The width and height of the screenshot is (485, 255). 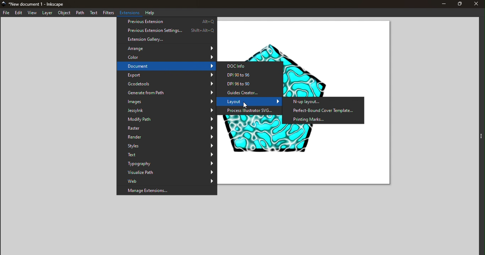 What do you see at coordinates (167, 57) in the screenshot?
I see `Color` at bounding box center [167, 57].